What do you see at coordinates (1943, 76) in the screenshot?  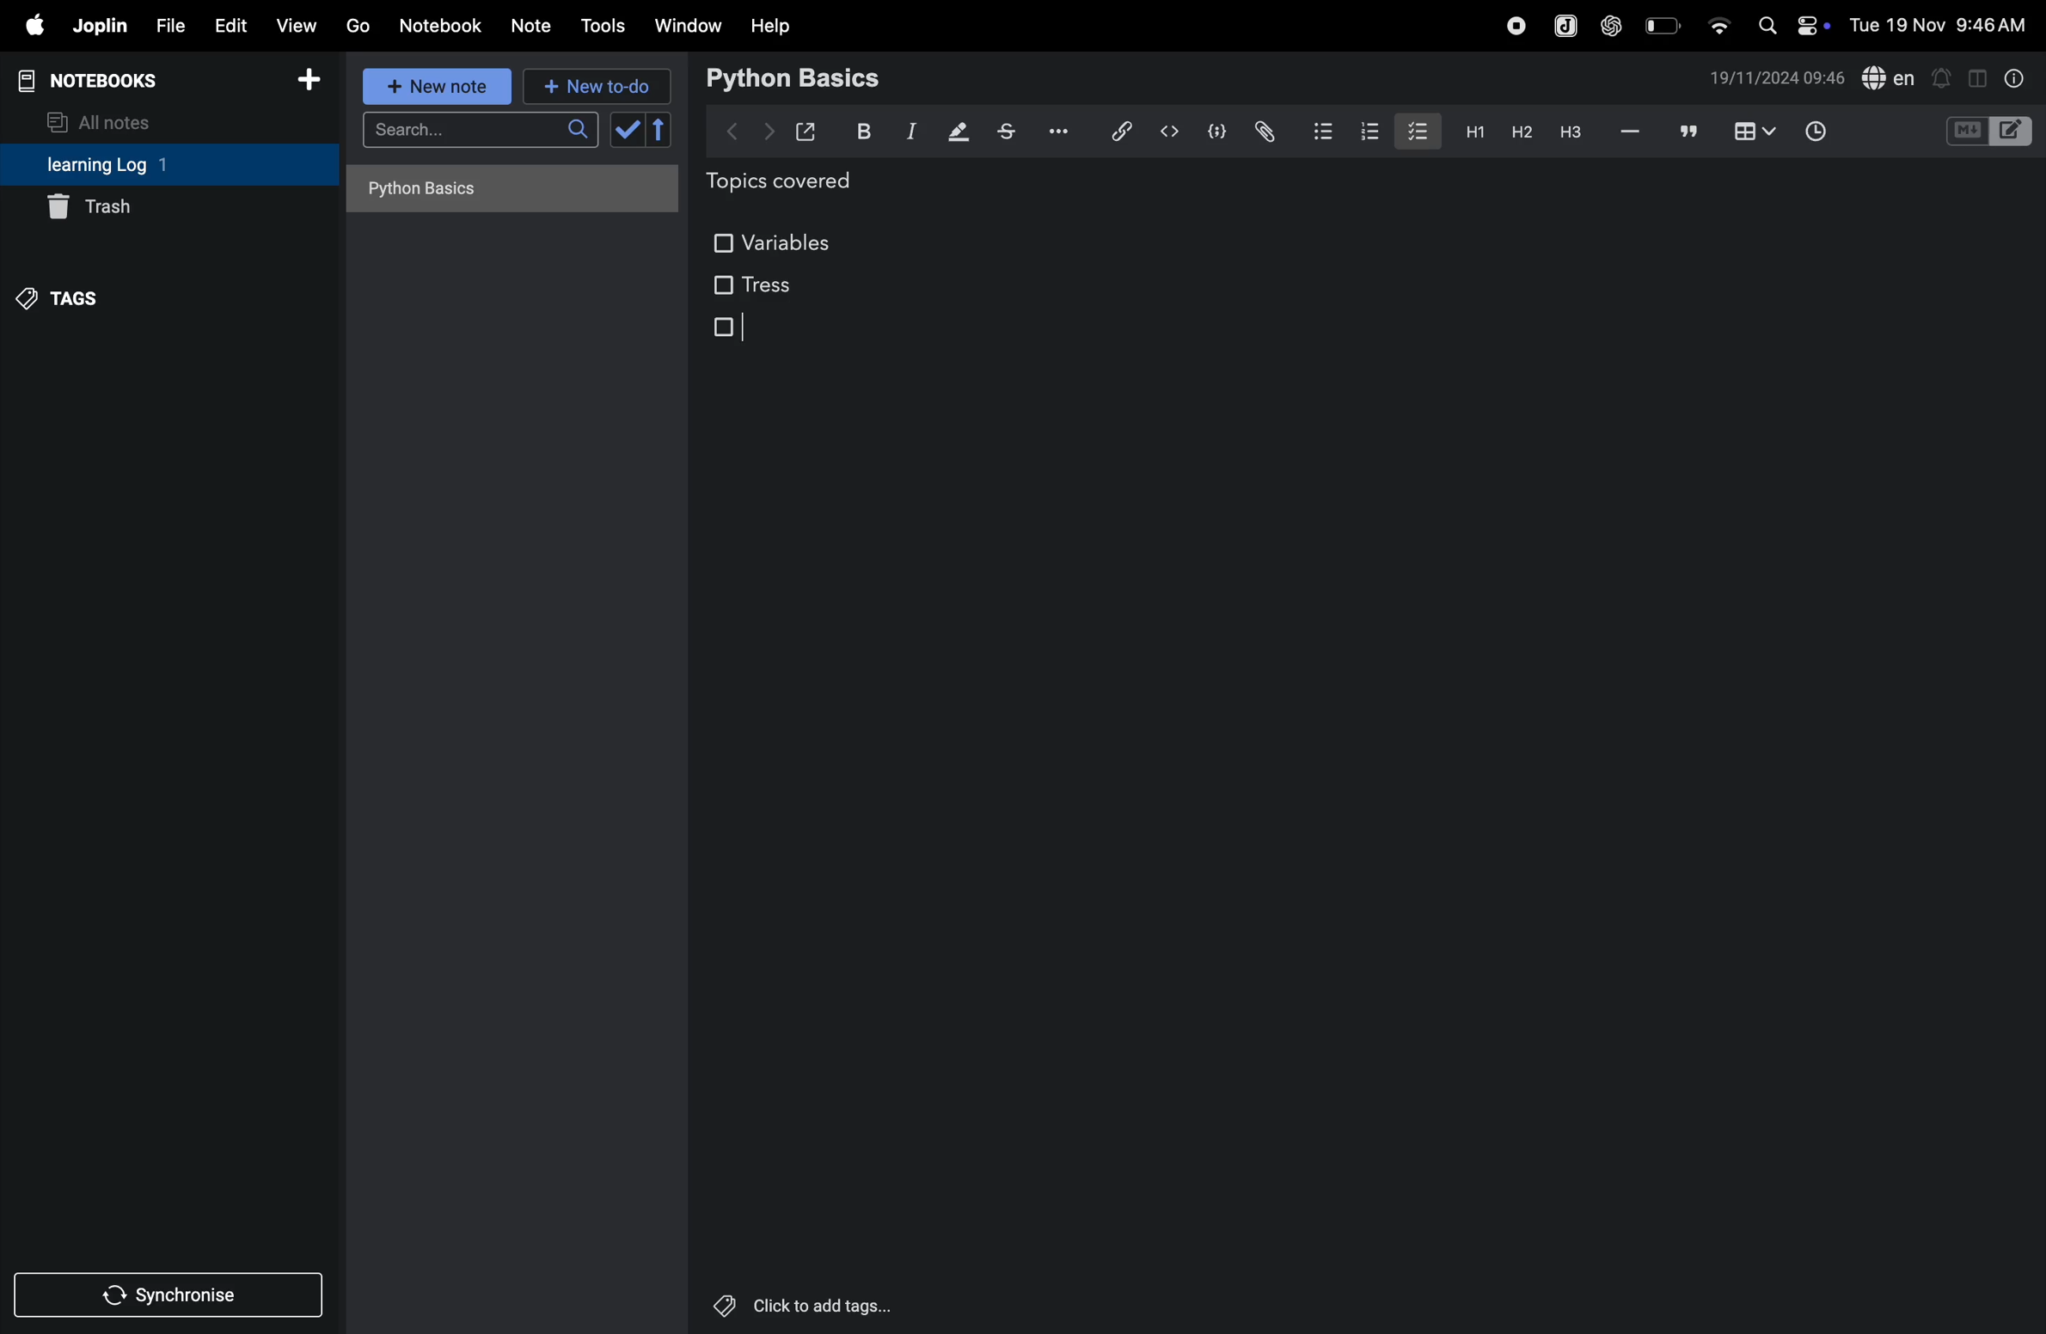 I see `alert` at bounding box center [1943, 76].